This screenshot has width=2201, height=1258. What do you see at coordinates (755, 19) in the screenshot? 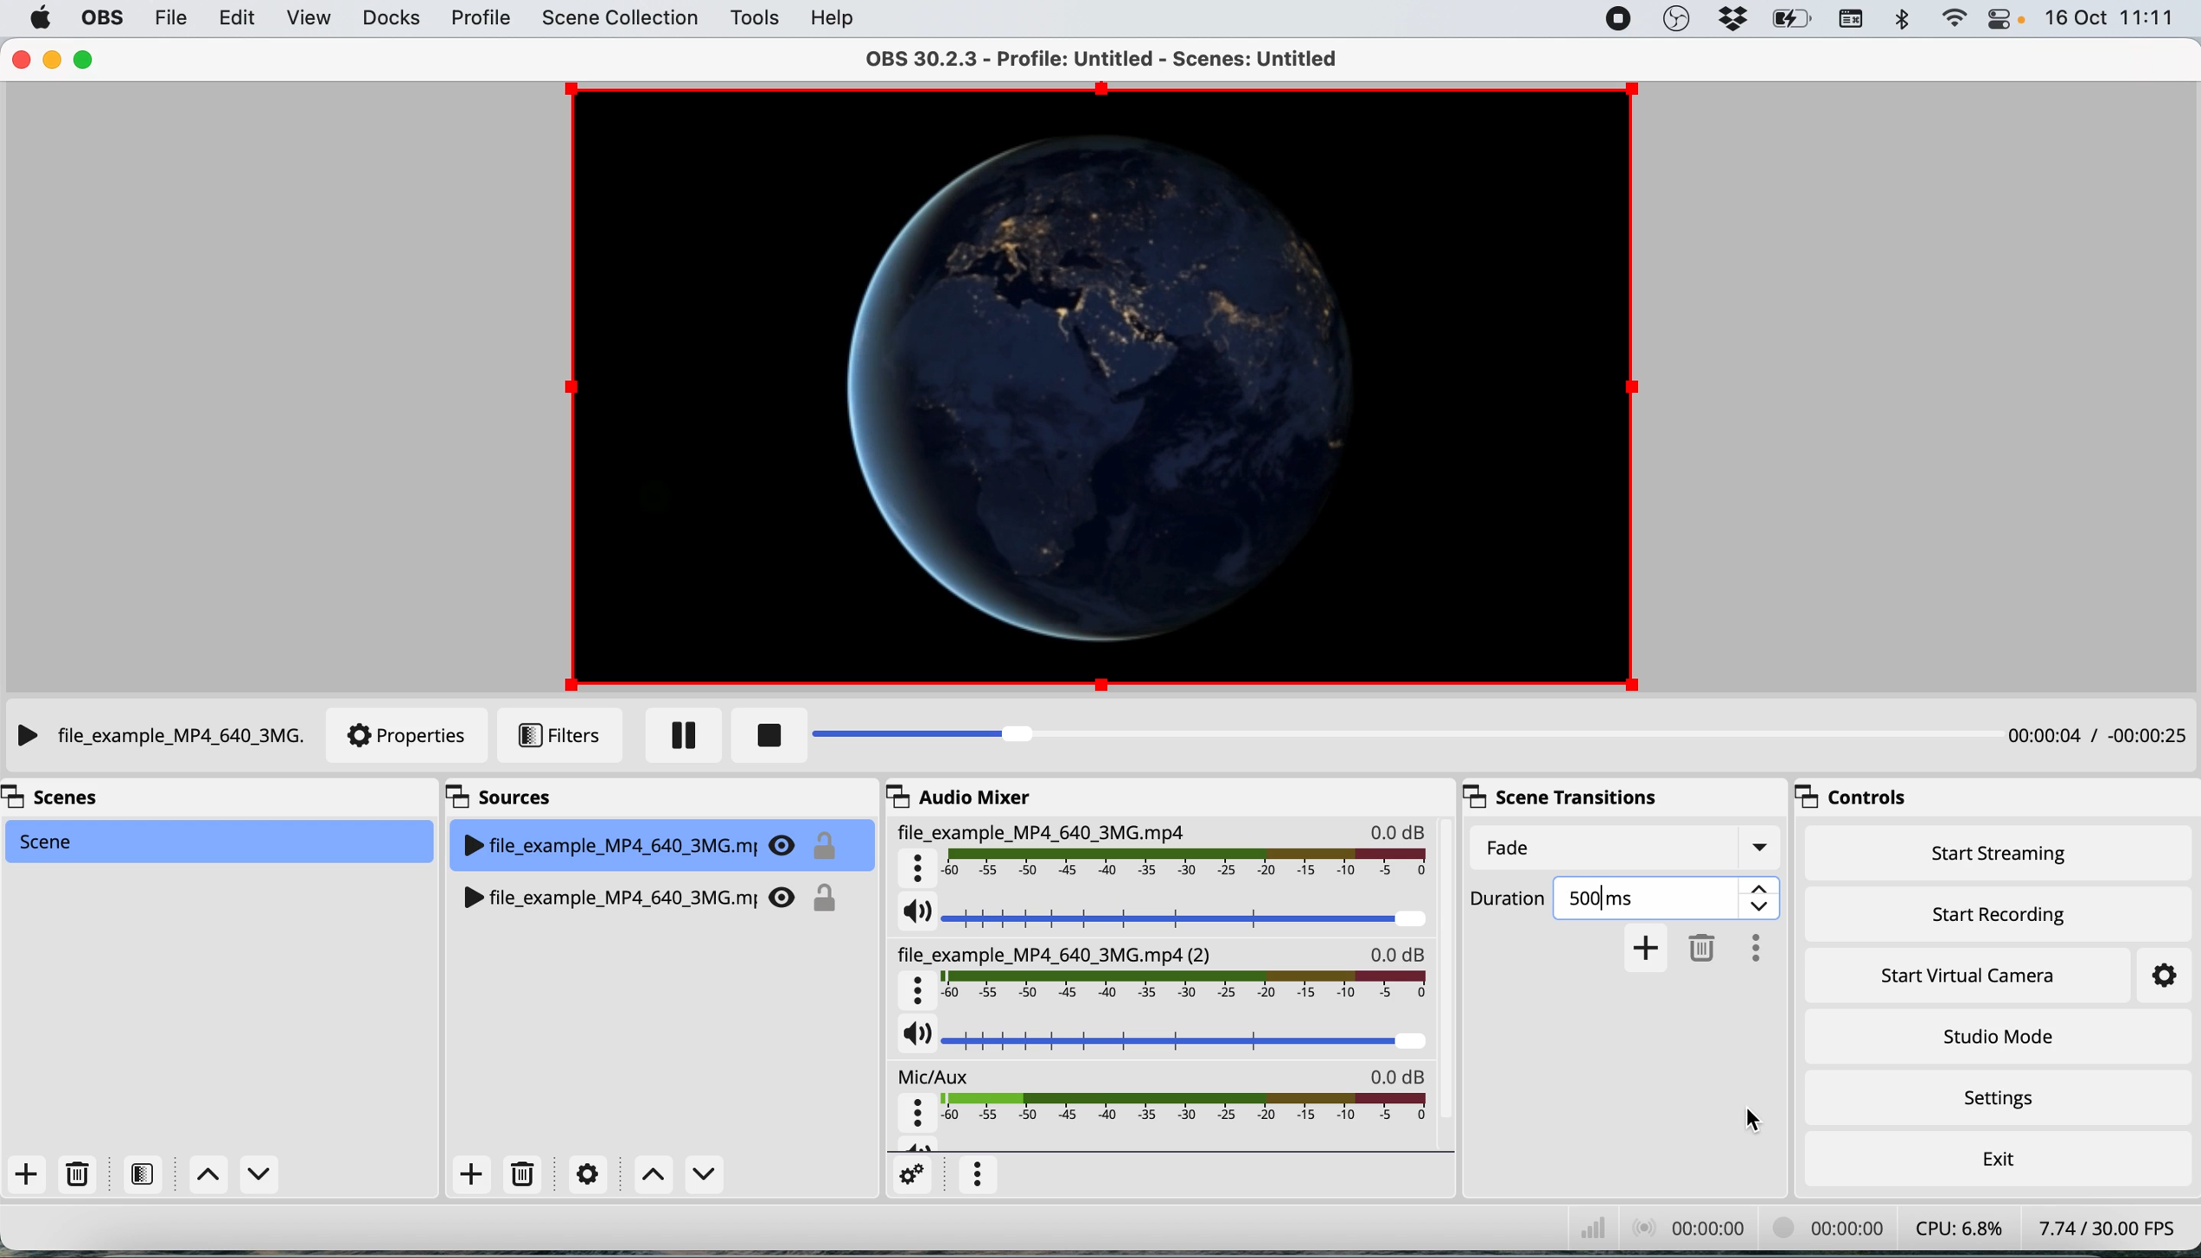
I see `tools` at bounding box center [755, 19].